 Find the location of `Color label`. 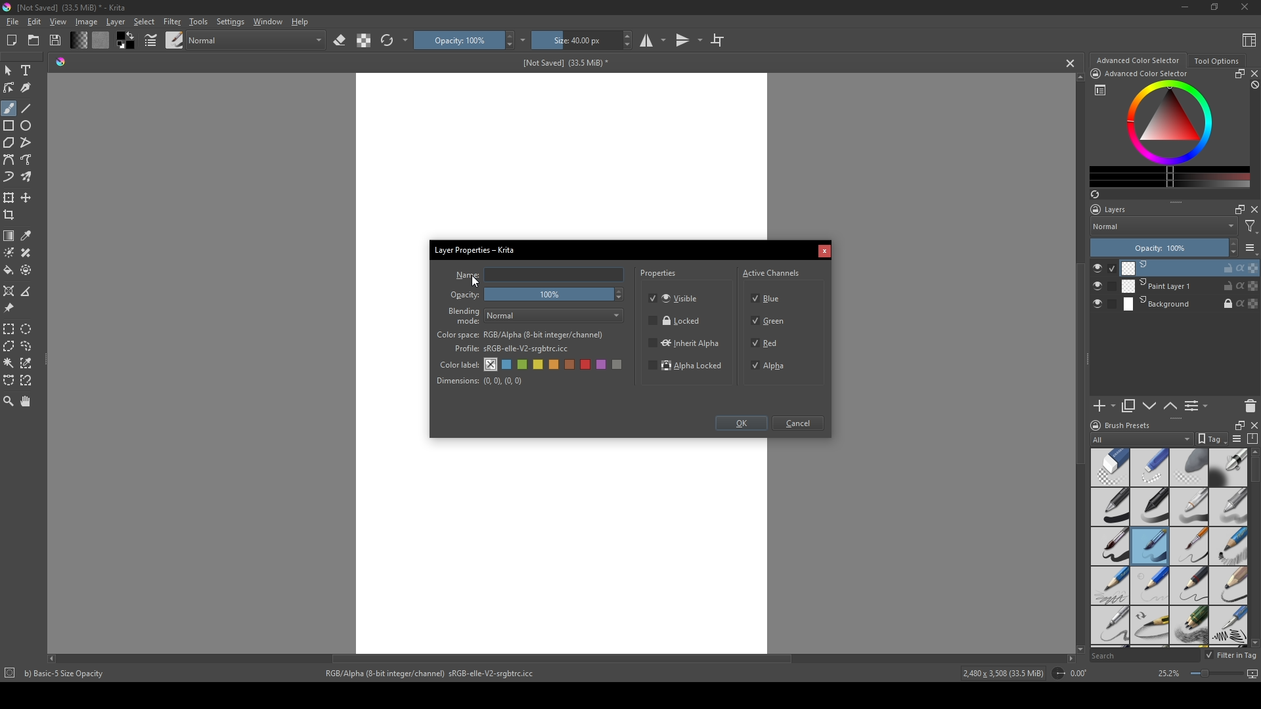

Color label is located at coordinates (458, 363).